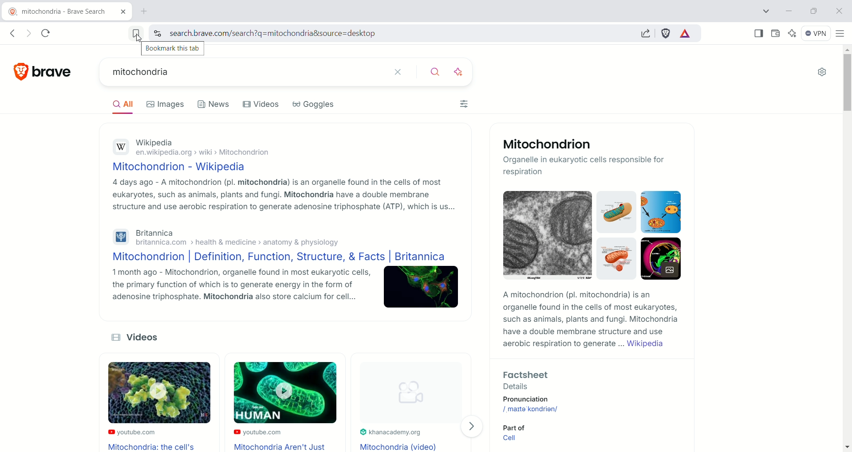 The image size is (852, 452). What do you see at coordinates (795, 33) in the screenshot?
I see `leo AI` at bounding box center [795, 33].